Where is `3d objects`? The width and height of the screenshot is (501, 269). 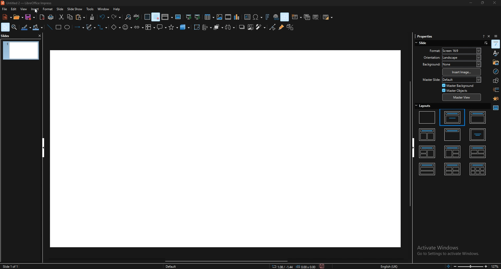
3d objects is located at coordinates (186, 27).